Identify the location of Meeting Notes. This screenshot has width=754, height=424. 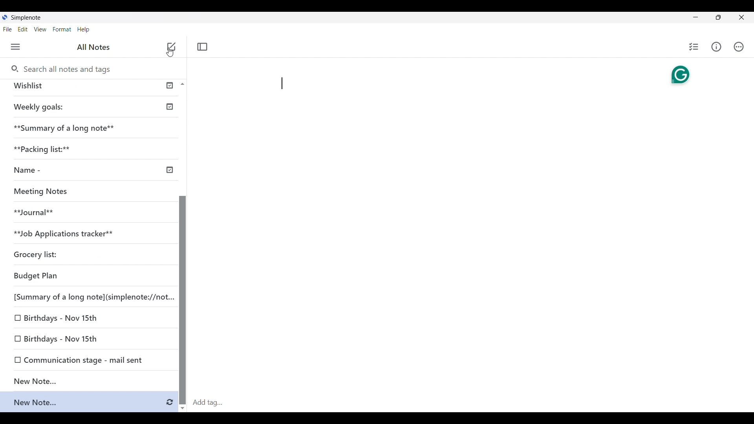
(41, 192).